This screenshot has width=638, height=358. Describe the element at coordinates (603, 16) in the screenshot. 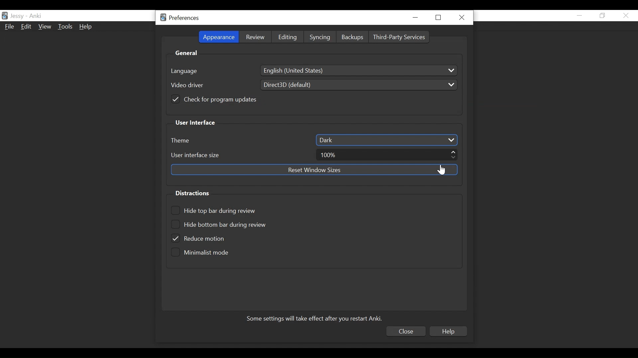

I see `Restore` at that location.